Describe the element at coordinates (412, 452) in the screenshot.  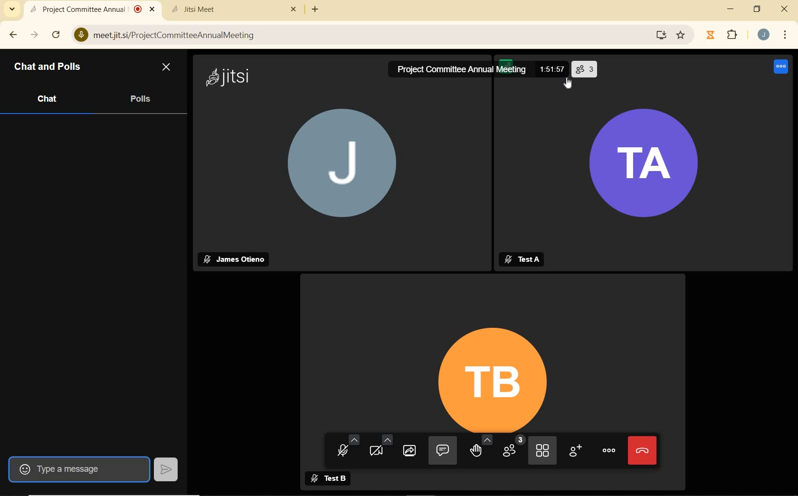
I see `start screen sharing` at that location.